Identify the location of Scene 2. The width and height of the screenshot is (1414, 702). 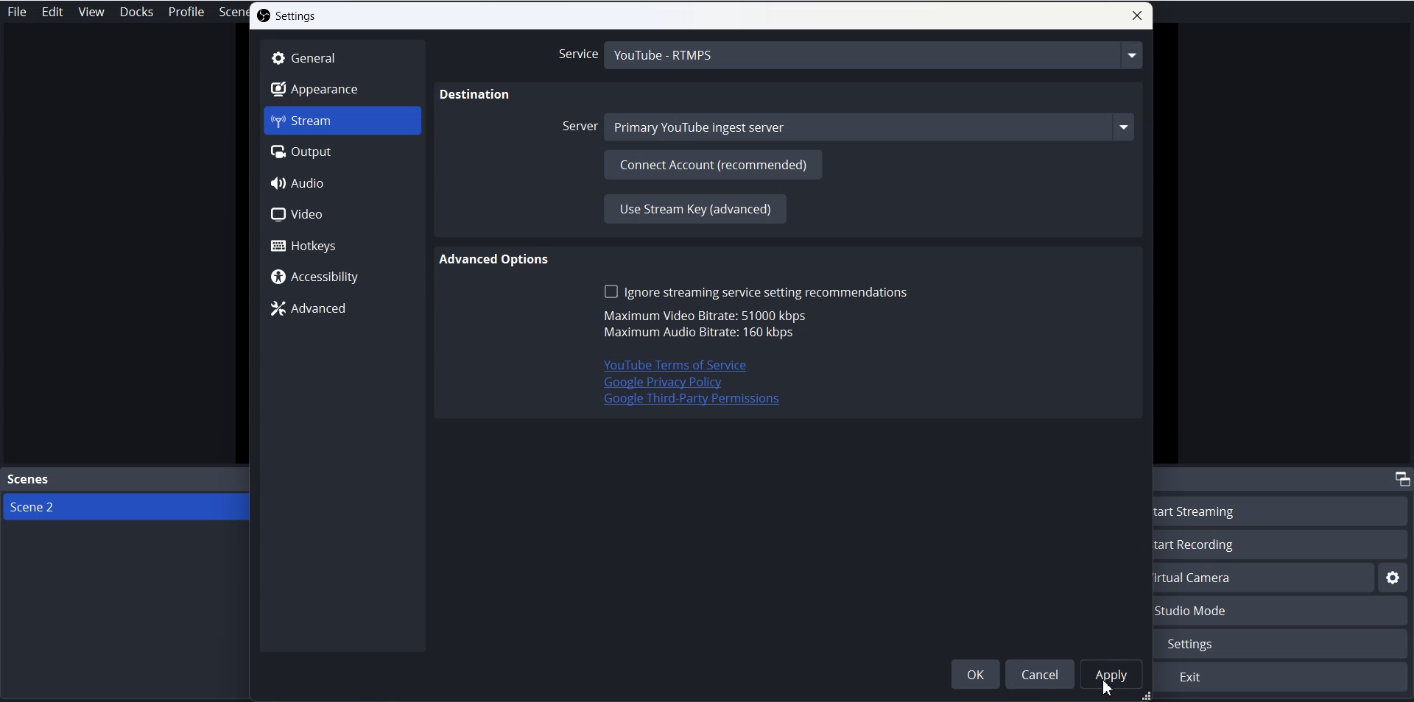
(125, 506).